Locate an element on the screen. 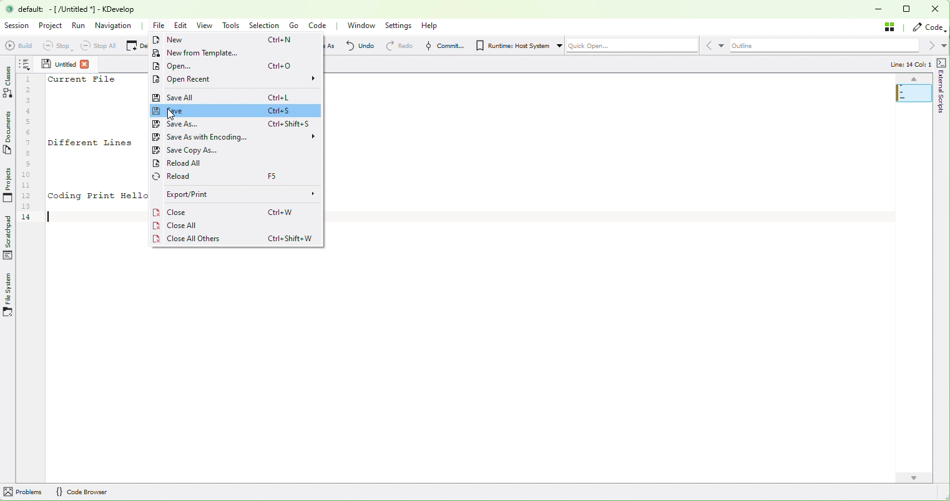 This screenshot has height=501, width=950. cursor is located at coordinates (173, 115).